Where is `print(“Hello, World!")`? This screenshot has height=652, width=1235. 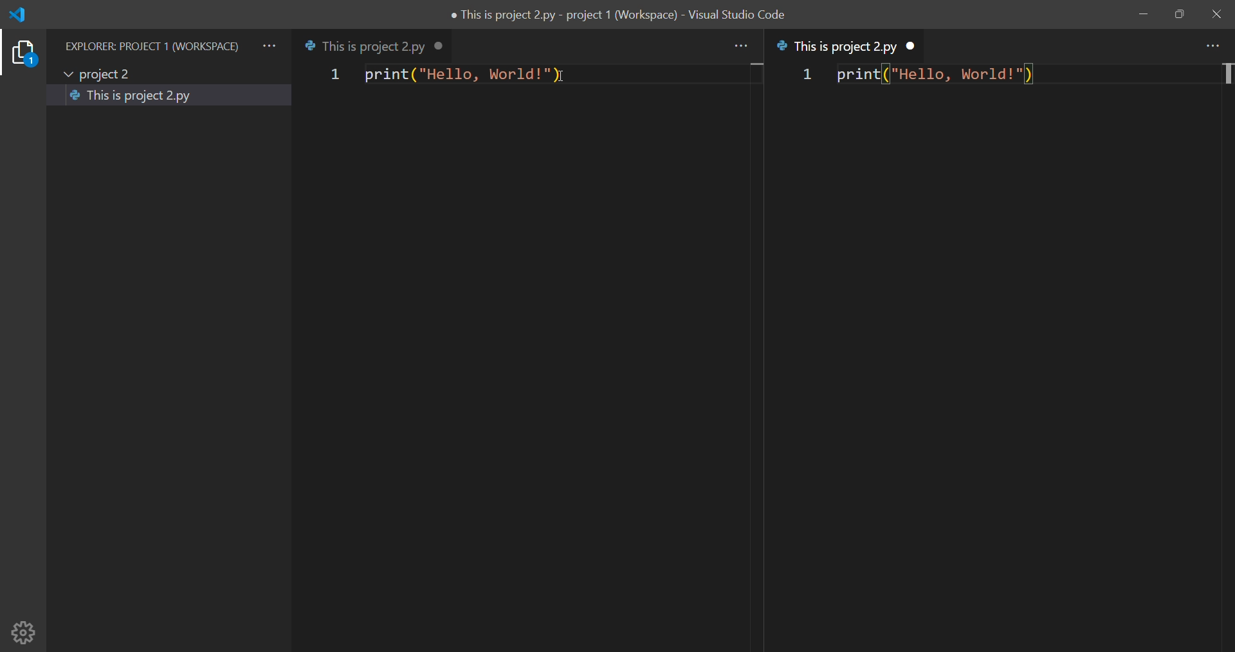
print(“Hello, World!") is located at coordinates (469, 77).